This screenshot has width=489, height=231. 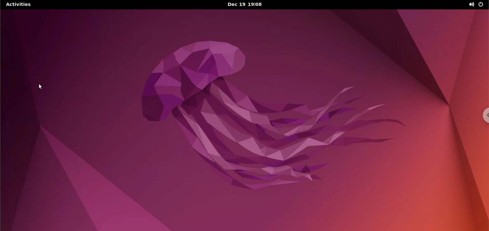 I want to click on chrome options, so click(x=484, y=116).